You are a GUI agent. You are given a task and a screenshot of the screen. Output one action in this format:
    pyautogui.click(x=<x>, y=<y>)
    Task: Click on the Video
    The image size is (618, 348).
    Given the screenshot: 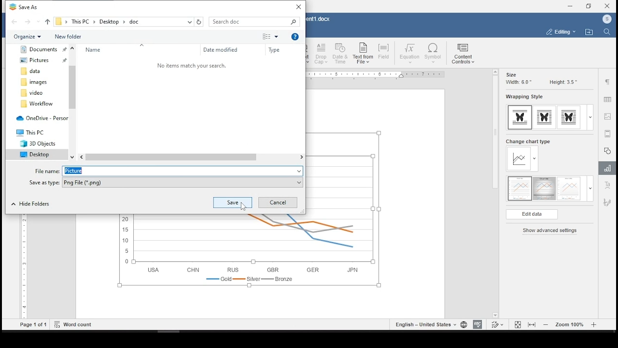 What is the action you would take?
    pyautogui.click(x=38, y=93)
    